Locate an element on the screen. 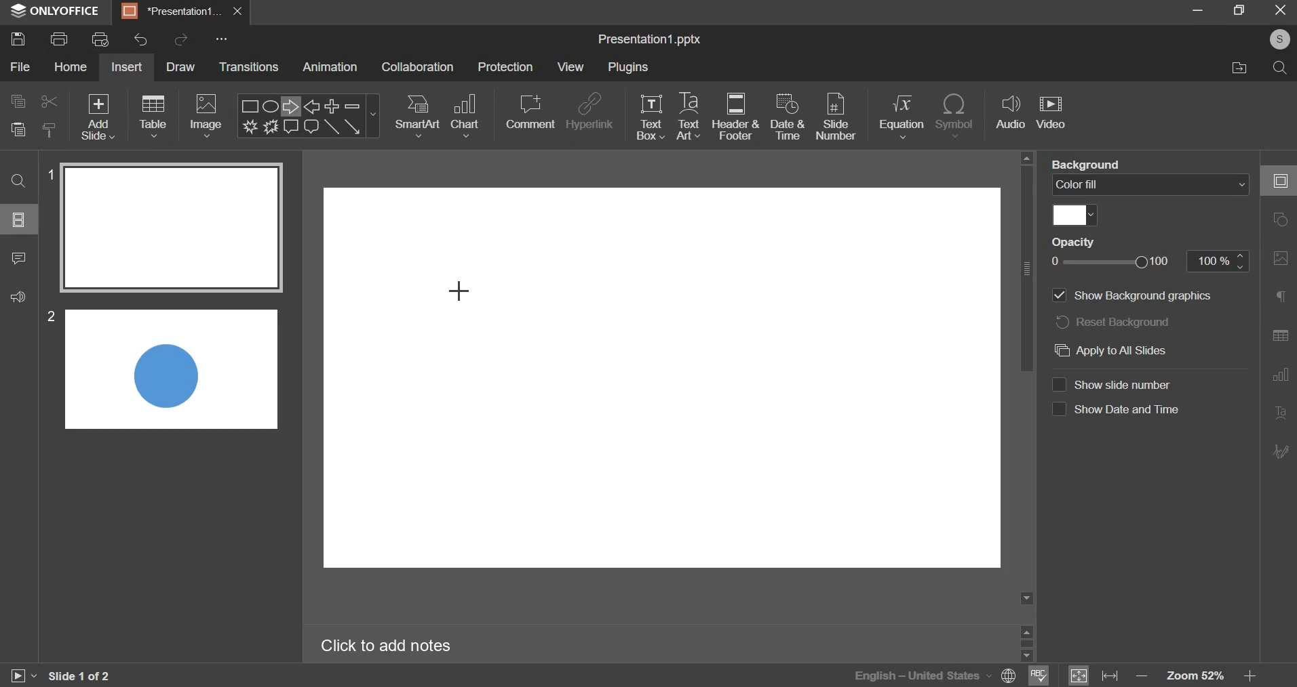  Ellipse is located at coordinates (271, 106).